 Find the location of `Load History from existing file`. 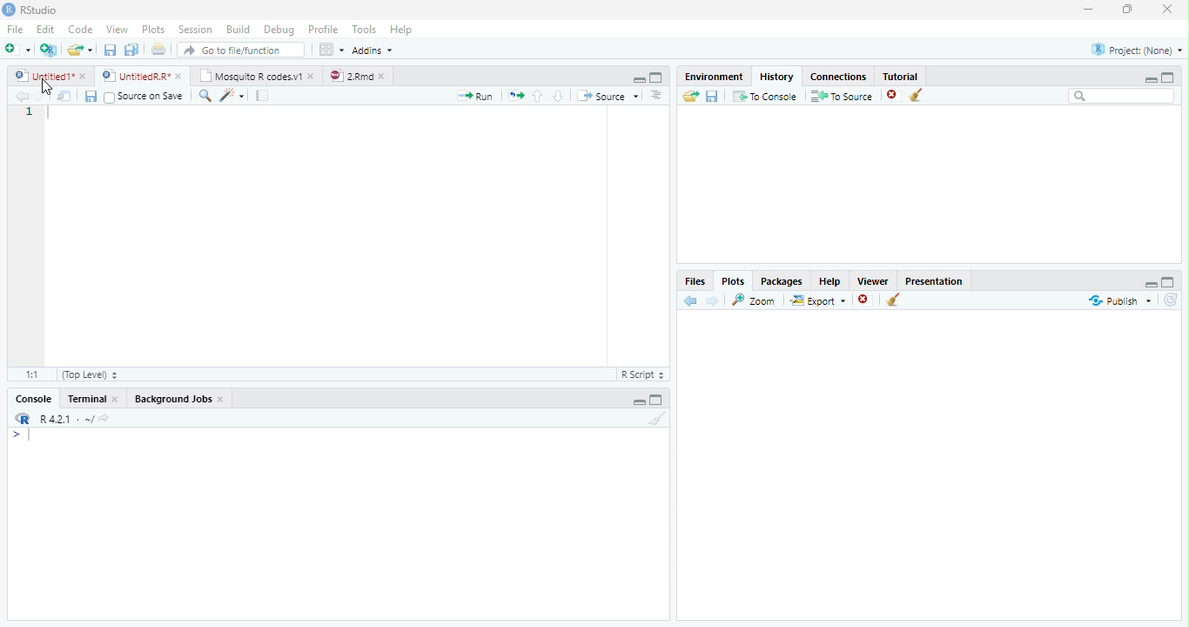

Load History from existing file is located at coordinates (690, 96).